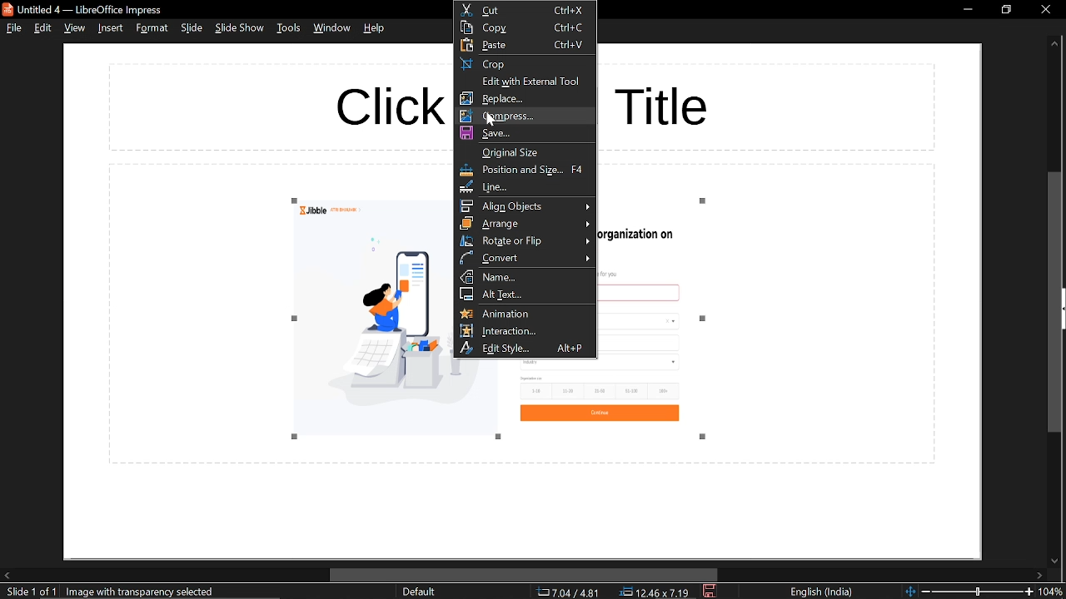  I want to click on alt+P, so click(574, 349).